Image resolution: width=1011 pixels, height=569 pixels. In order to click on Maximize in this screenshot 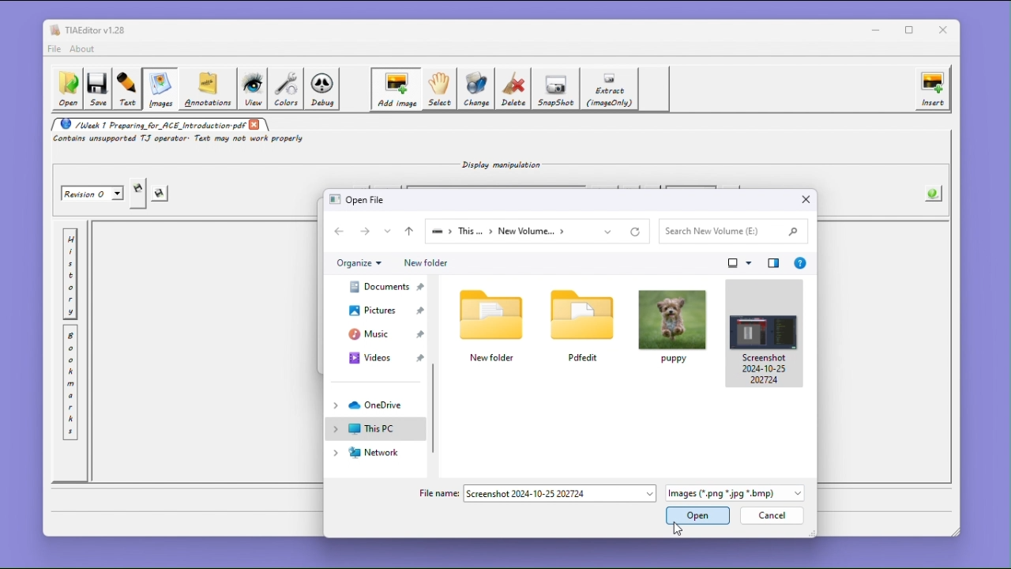, I will do `click(912, 30)`.